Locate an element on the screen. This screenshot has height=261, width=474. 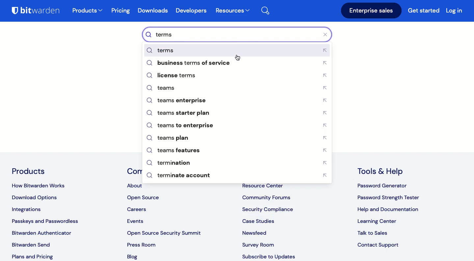
passkeys and passwords is located at coordinates (46, 221).